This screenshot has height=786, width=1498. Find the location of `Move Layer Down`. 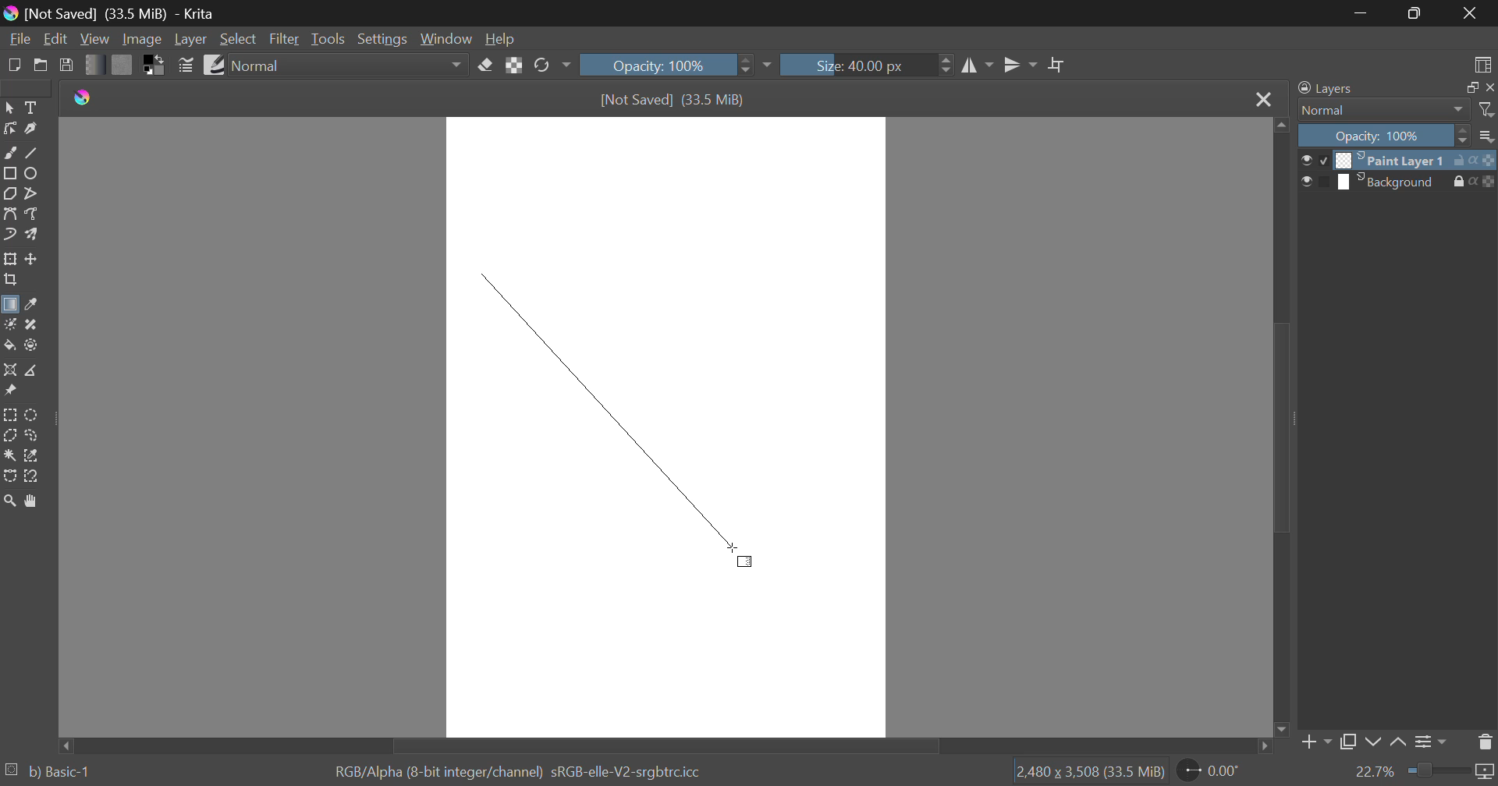

Move Layer Down is located at coordinates (1373, 743).